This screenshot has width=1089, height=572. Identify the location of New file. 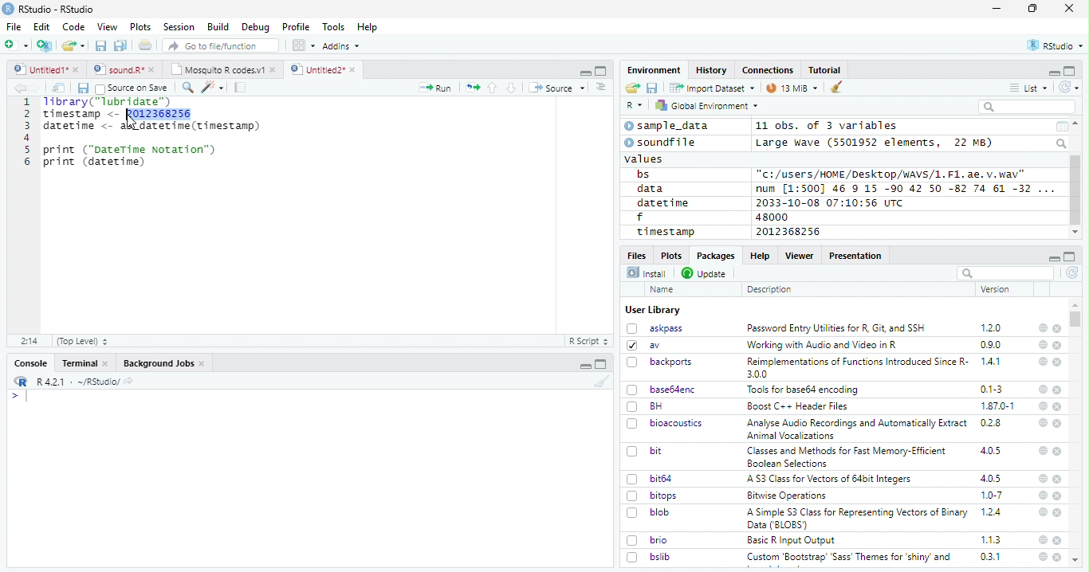
(18, 45).